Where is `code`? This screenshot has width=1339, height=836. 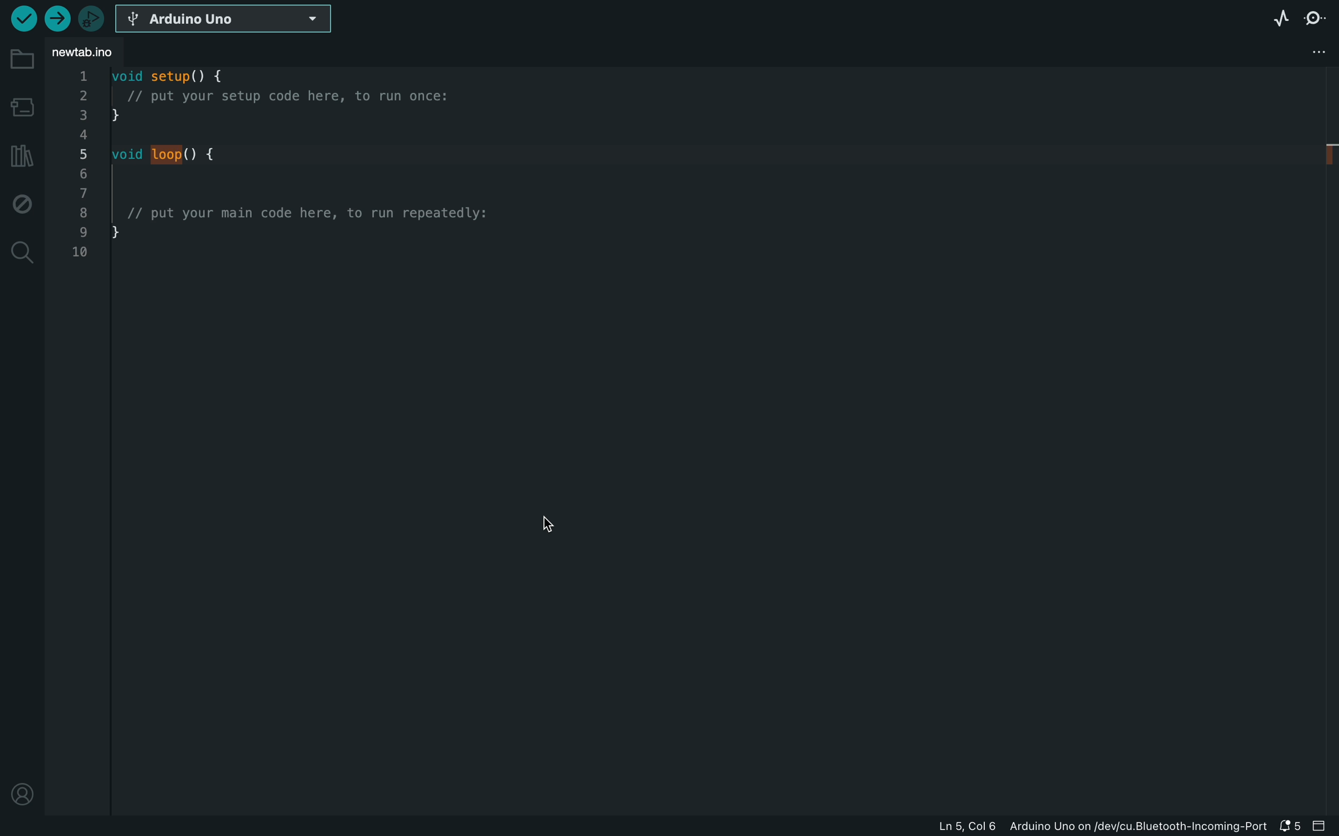 code is located at coordinates (292, 171).